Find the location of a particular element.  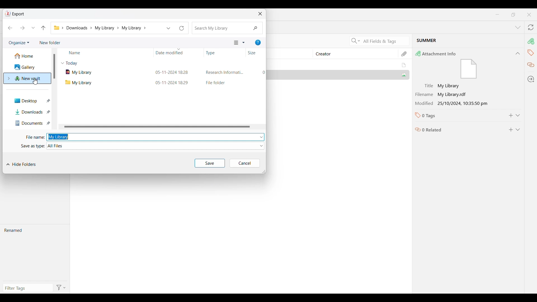

My Library is located at coordinates (339, 65).